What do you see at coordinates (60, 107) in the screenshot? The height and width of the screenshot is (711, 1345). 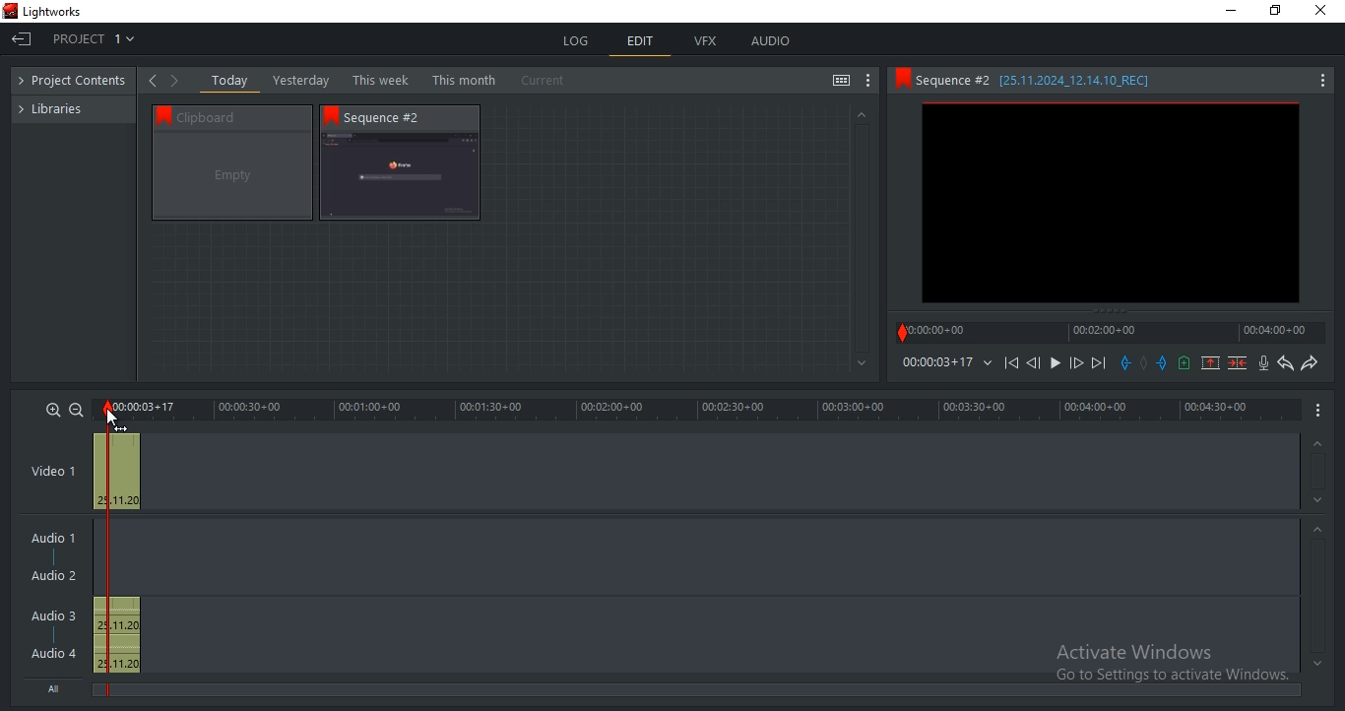 I see `libraries` at bounding box center [60, 107].